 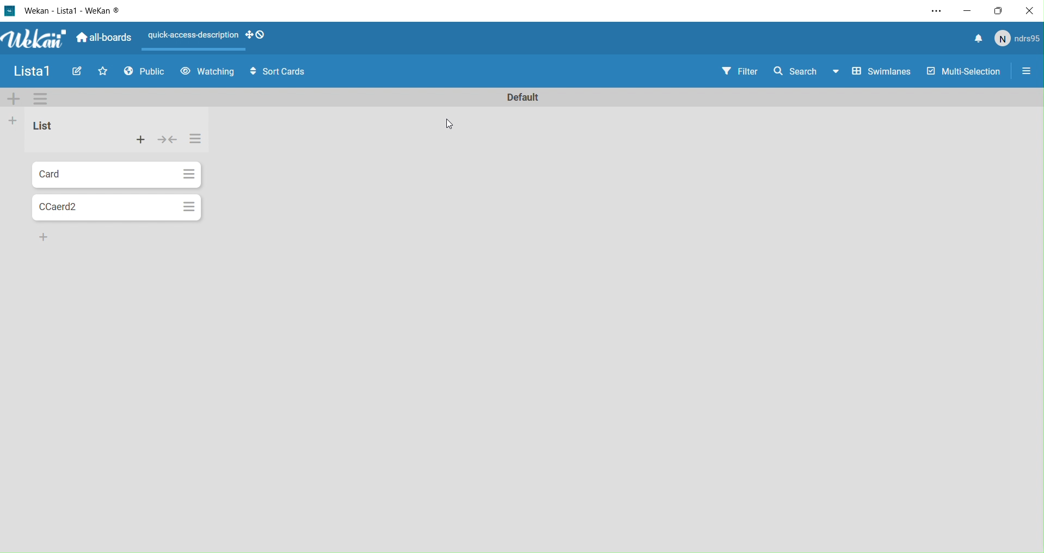 What do you see at coordinates (99, 175) in the screenshot?
I see `Card` at bounding box center [99, 175].